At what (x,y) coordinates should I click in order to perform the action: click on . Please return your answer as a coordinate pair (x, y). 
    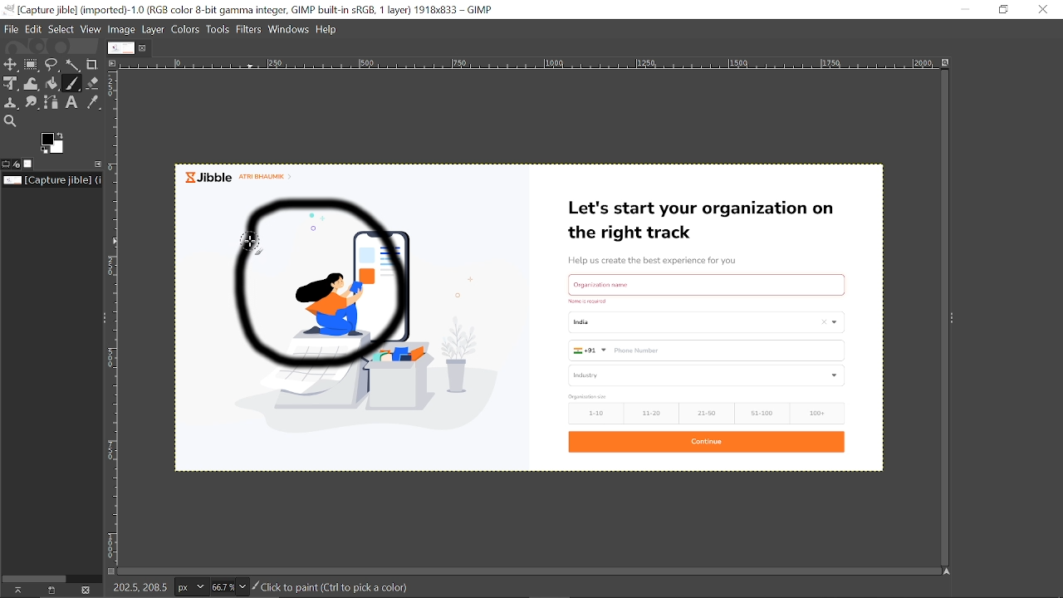
    Looking at the image, I should click on (1003, 11).